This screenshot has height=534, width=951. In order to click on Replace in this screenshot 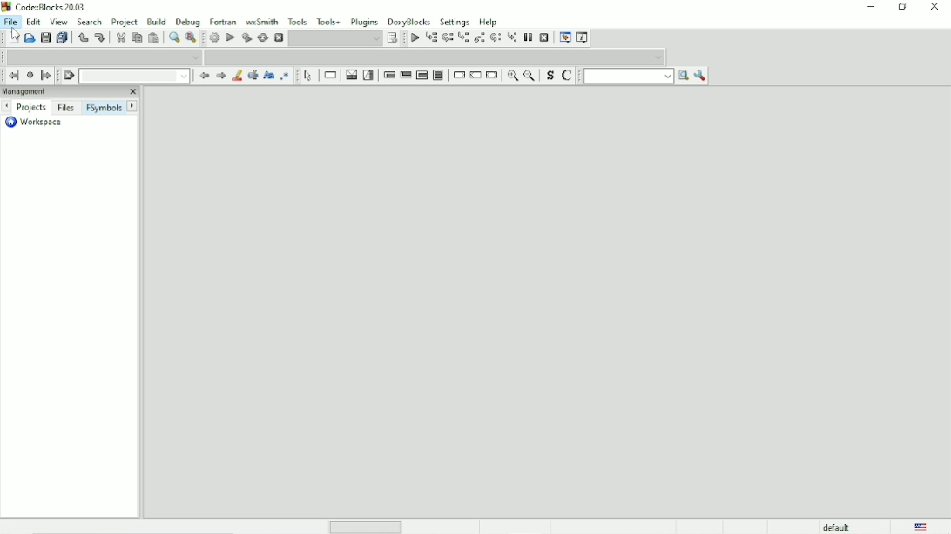, I will do `click(191, 38)`.